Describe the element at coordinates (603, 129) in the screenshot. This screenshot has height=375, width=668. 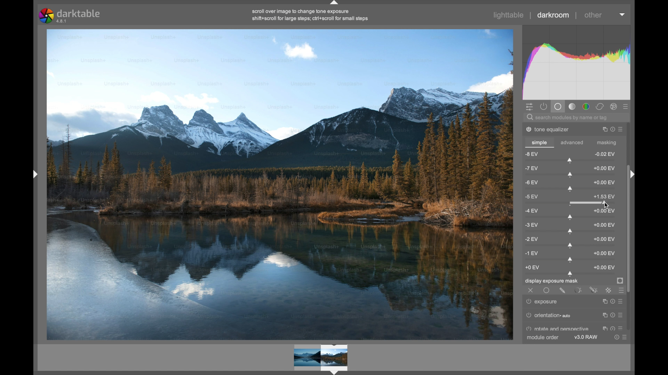
I see `instance` at that location.